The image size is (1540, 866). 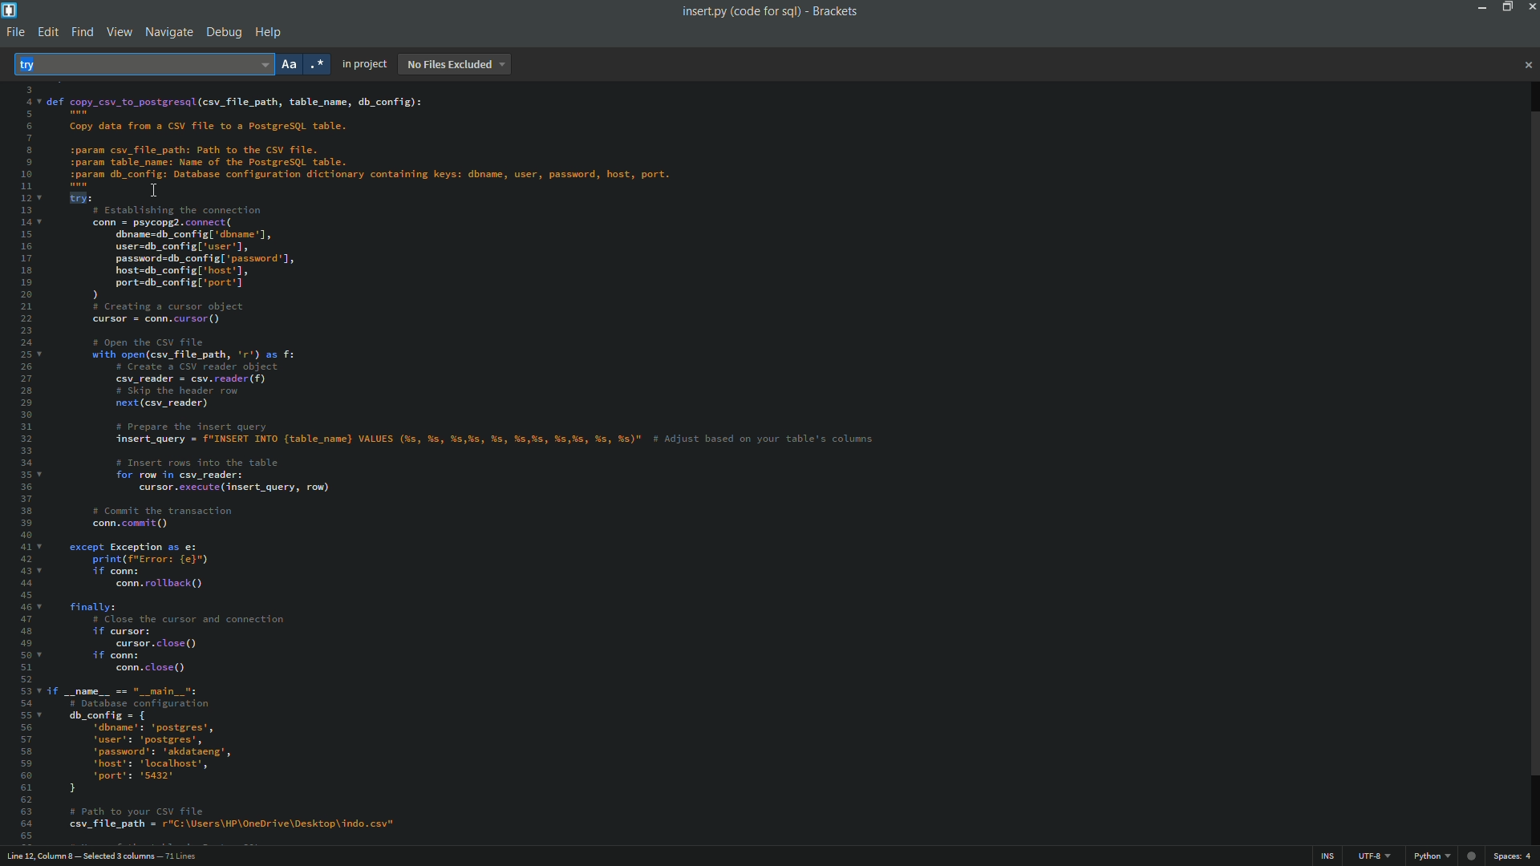 What do you see at coordinates (1530, 6) in the screenshot?
I see `close app` at bounding box center [1530, 6].